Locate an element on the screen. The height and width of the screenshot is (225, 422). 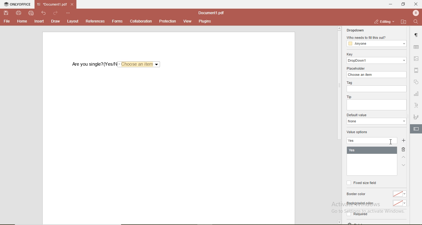
print is located at coordinates (19, 13).